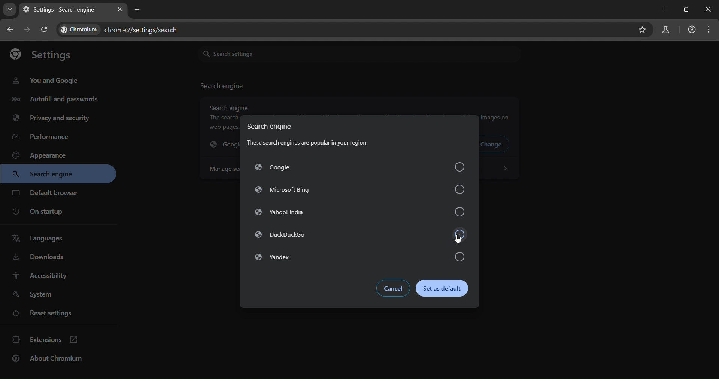  What do you see at coordinates (40, 53) in the screenshot?
I see `settings` at bounding box center [40, 53].